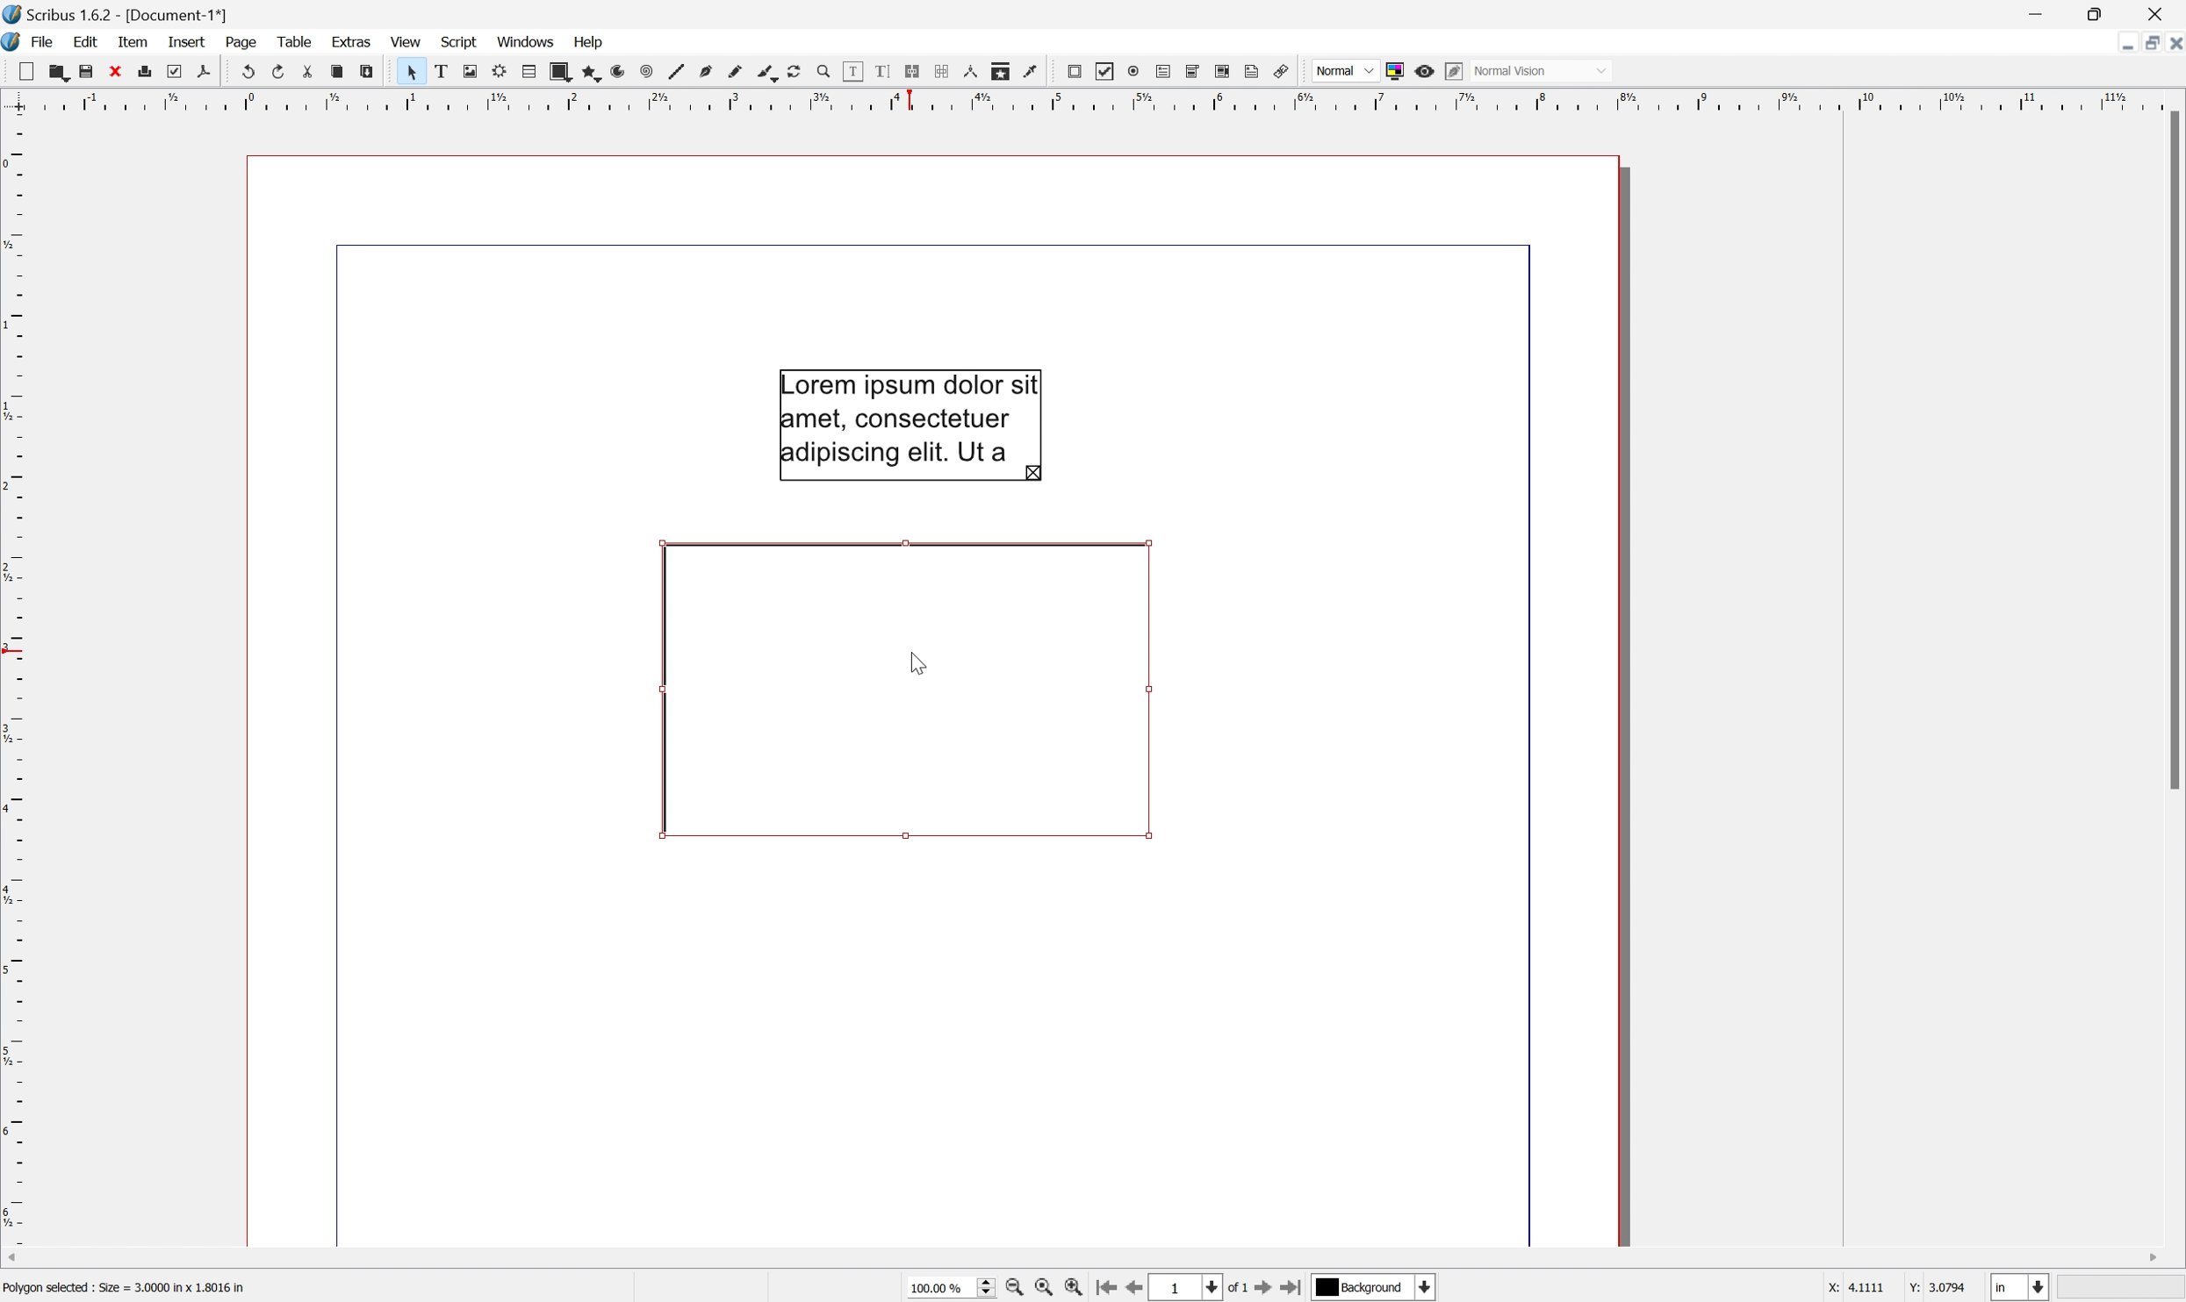 Image resolution: width=2186 pixels, height=1302 pixels. Describe the element at coordinates (241, 43) in the screenshot. I see `Page` at that location.